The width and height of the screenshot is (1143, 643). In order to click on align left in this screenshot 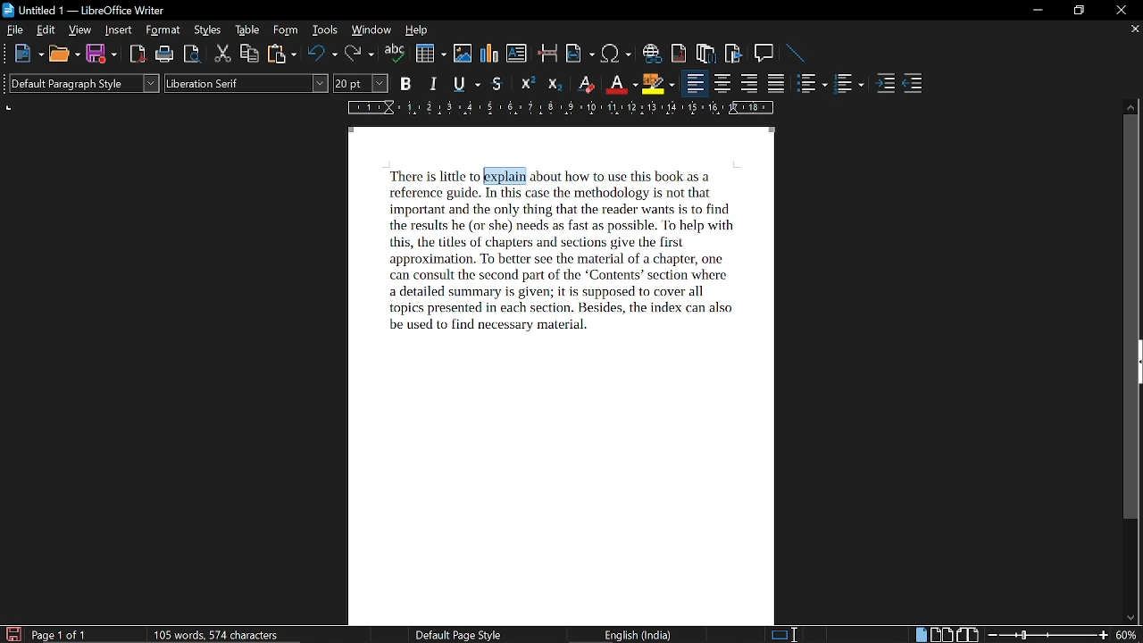, I will do `click(693, 83)`.